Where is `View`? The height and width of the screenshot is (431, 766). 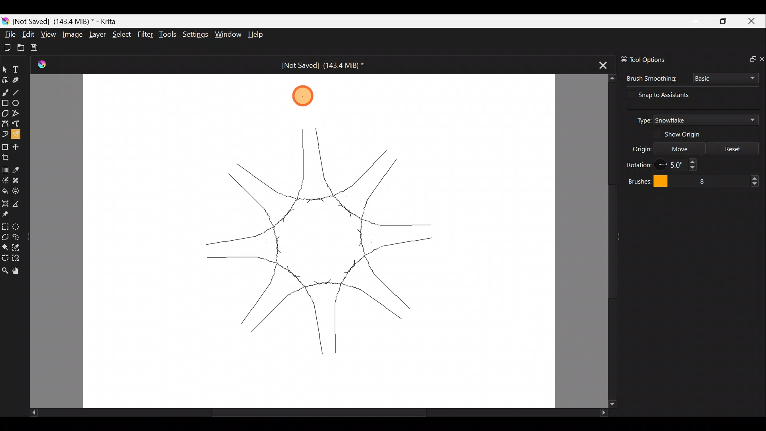
View is located at coordinates (48, 34).